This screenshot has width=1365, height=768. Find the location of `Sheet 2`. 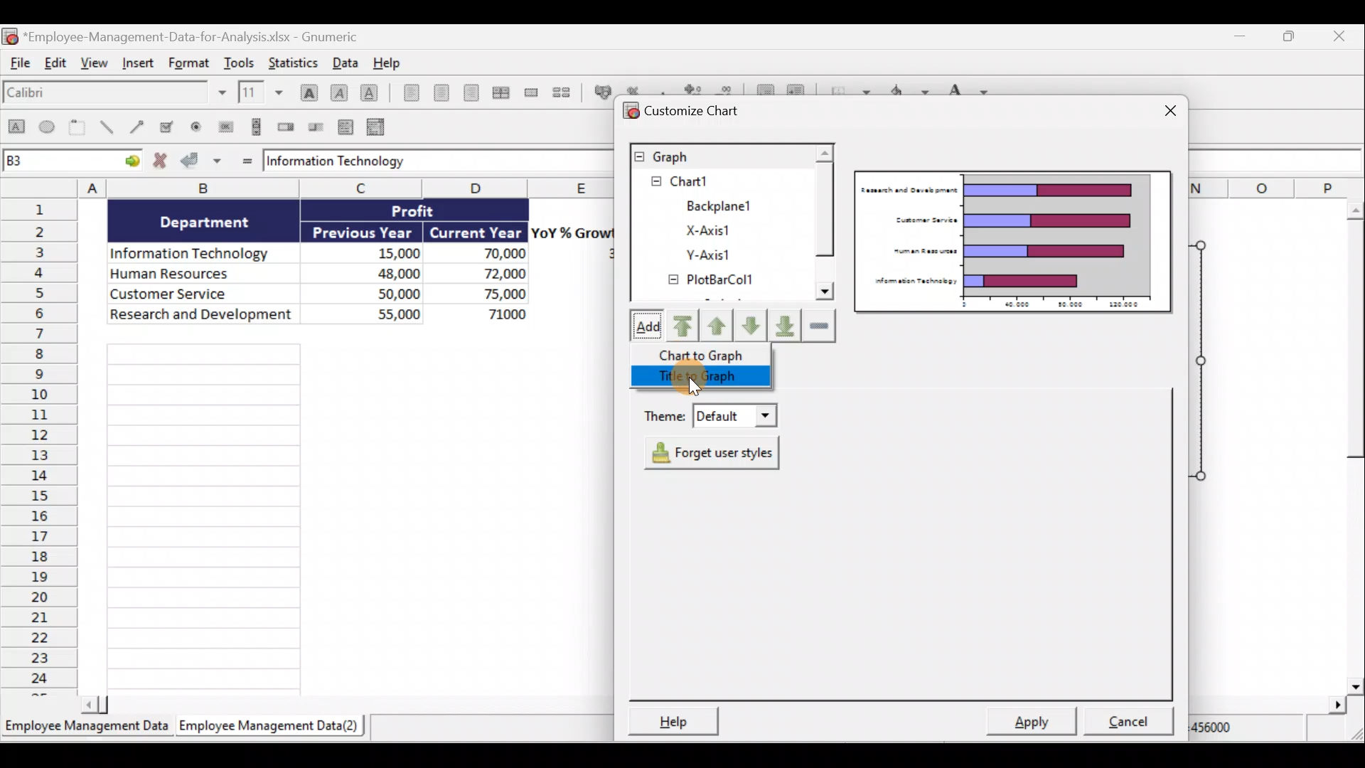

Sheet 2 is located at coordinates (272, 726).